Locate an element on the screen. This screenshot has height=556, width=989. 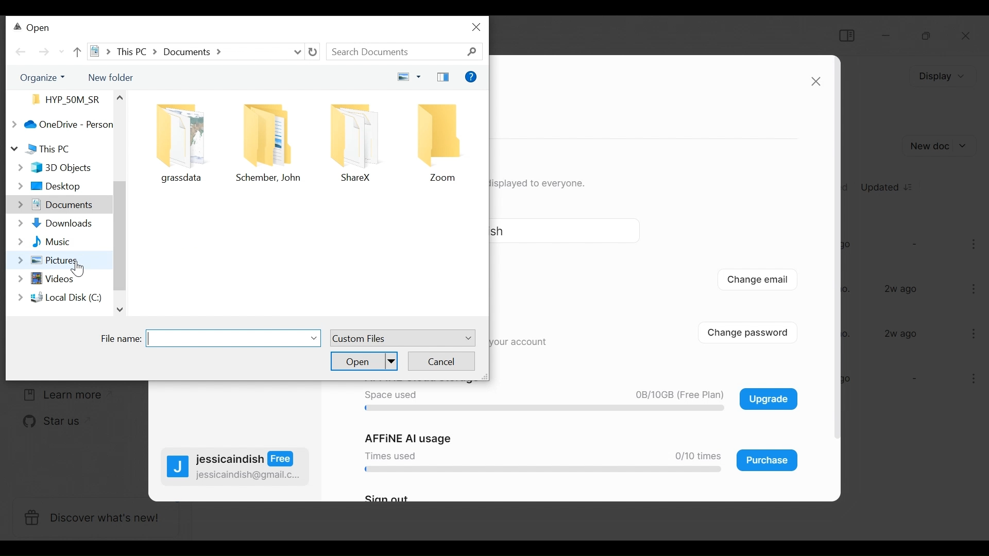
Discover what's new is located at coordinates (95, 518).